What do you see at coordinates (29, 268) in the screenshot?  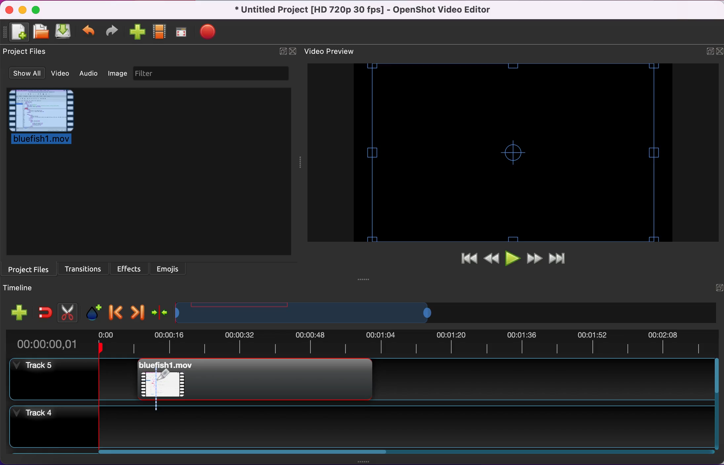 I see `project files` at bounding box center [29, 268].